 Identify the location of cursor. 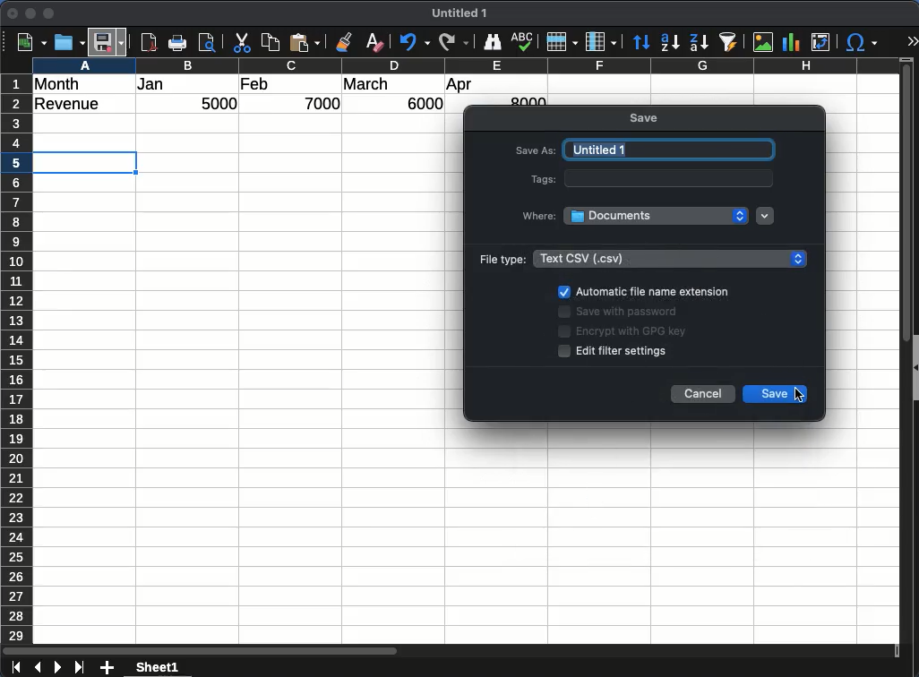
(801, 393).